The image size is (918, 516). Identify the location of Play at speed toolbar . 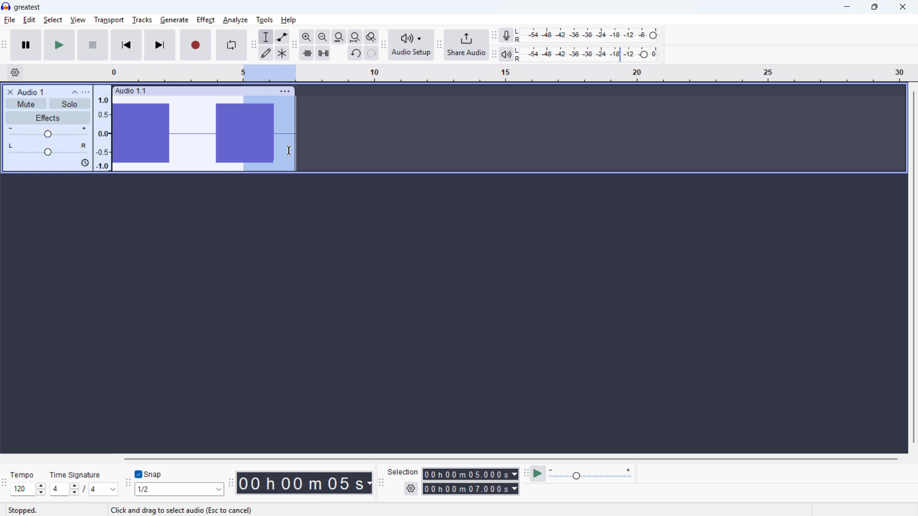
(526, 475).